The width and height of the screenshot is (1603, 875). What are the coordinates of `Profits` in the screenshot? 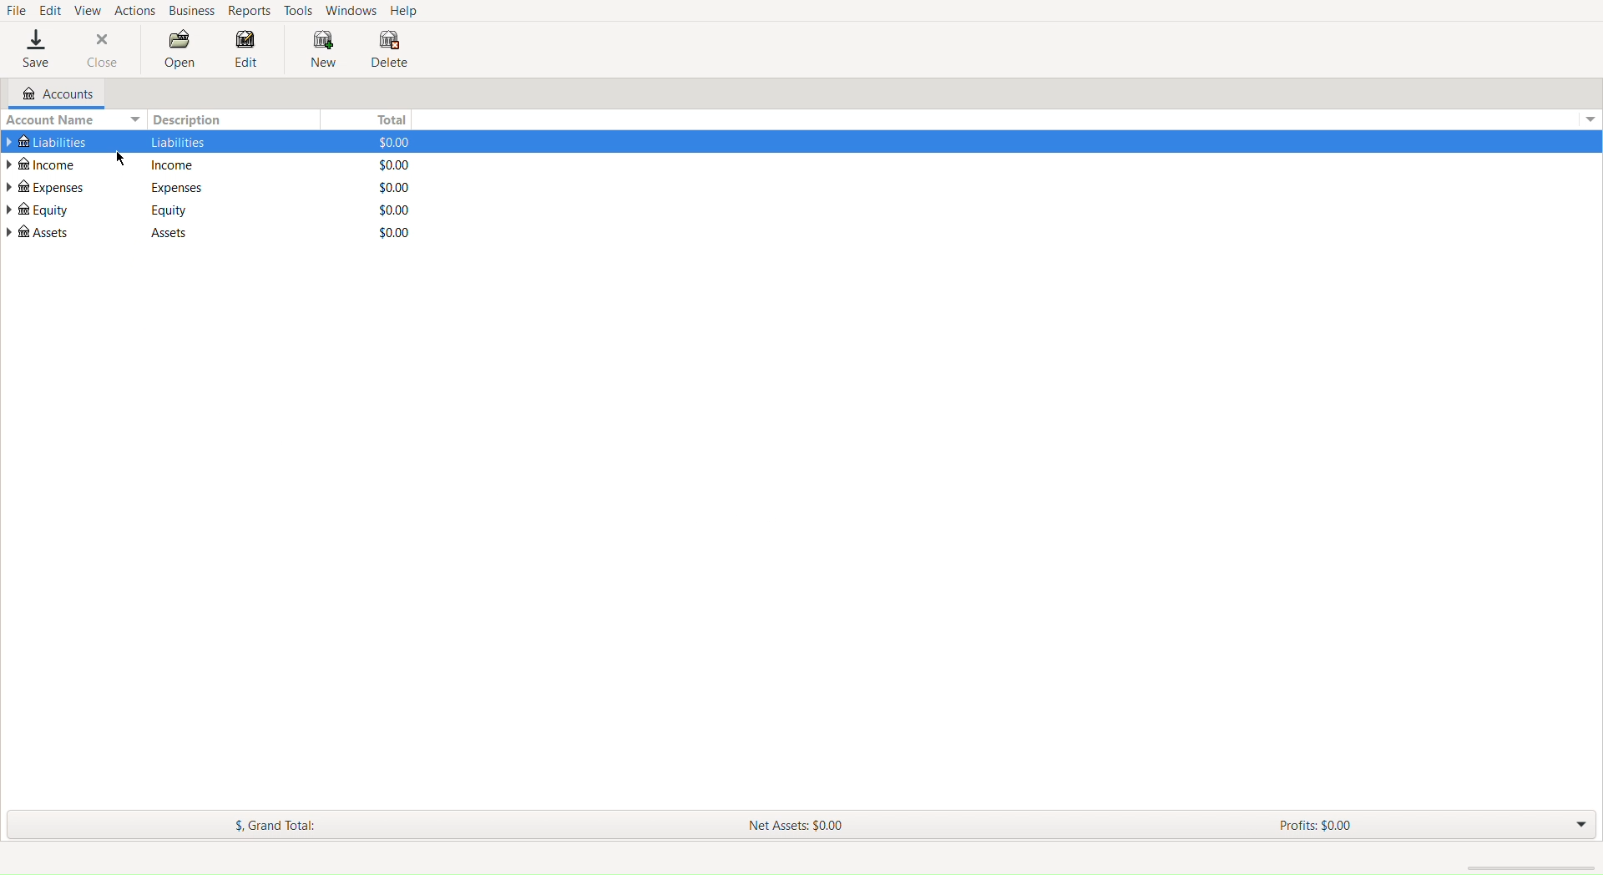 It's located at (1317, 824).